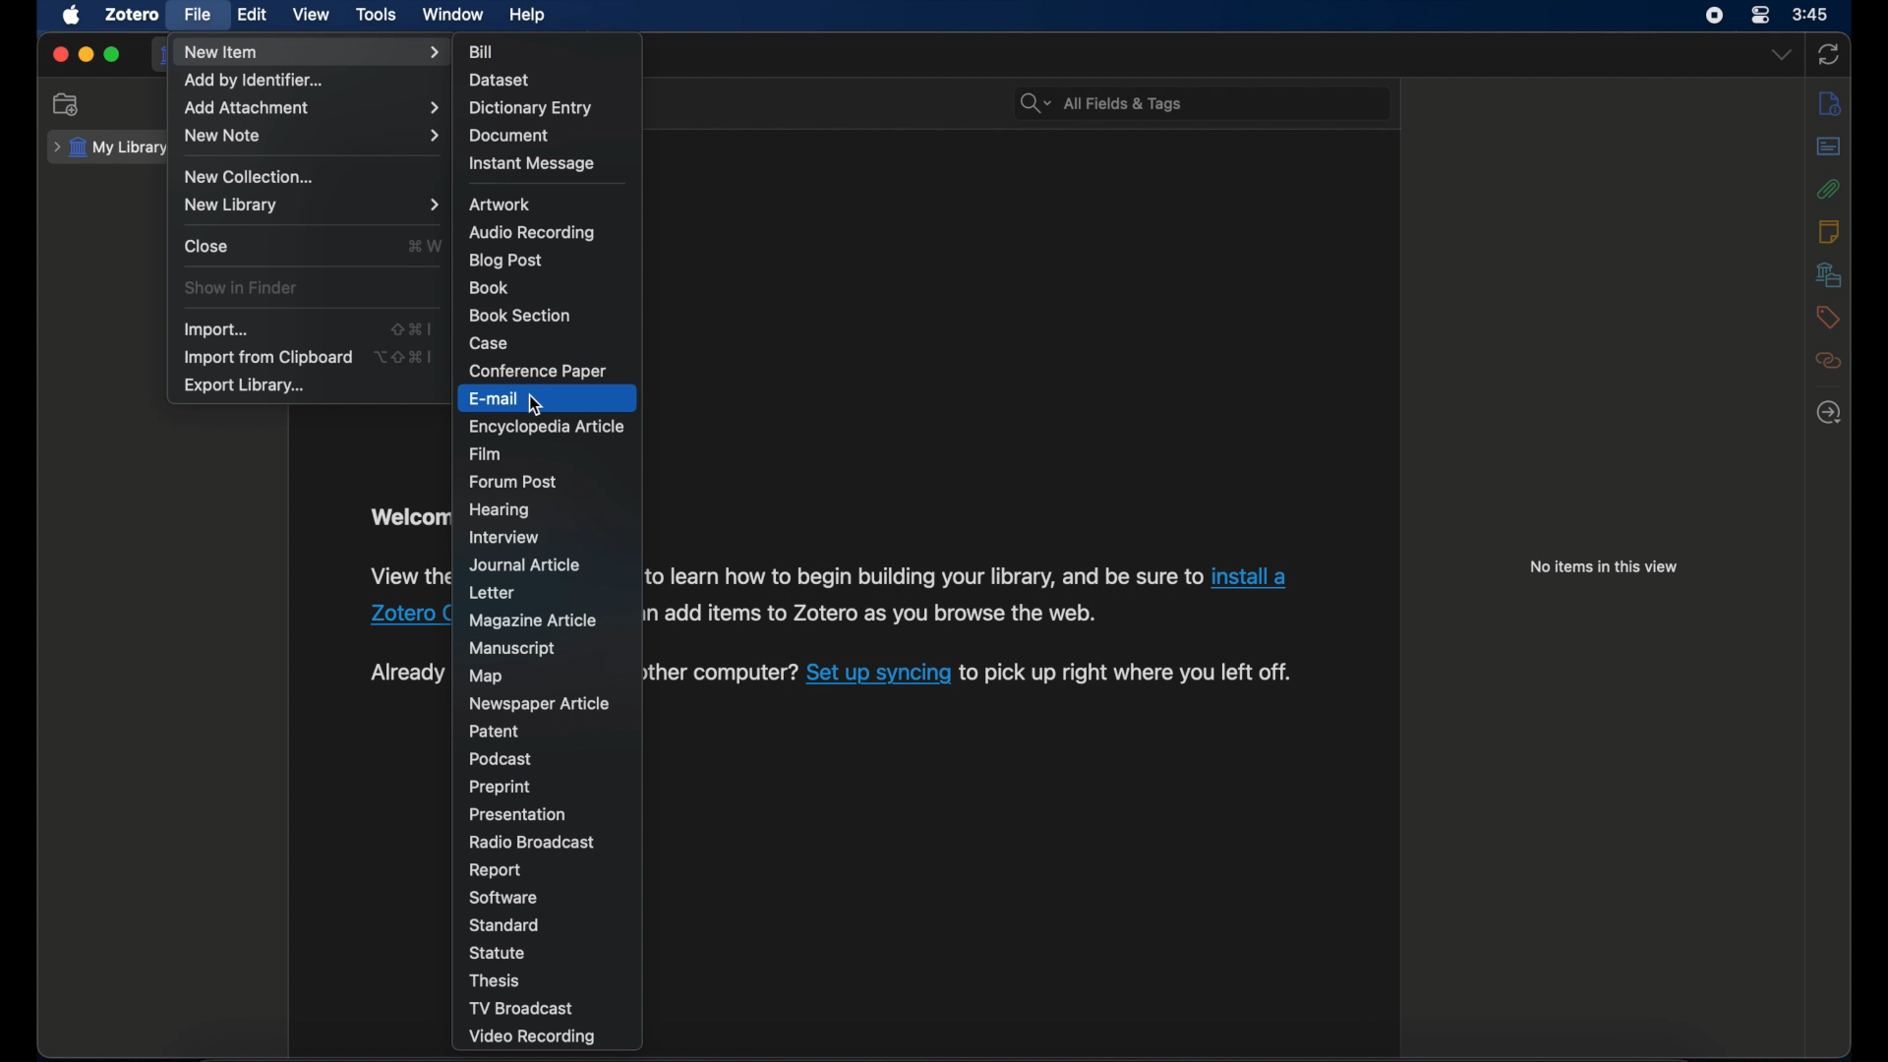  I want to click on film, so click(491, 453).